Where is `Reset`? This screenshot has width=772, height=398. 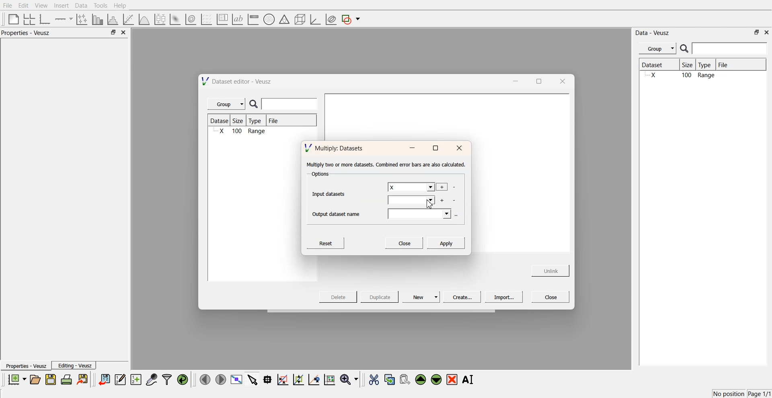 Reset is located at coordinates (327, 242).